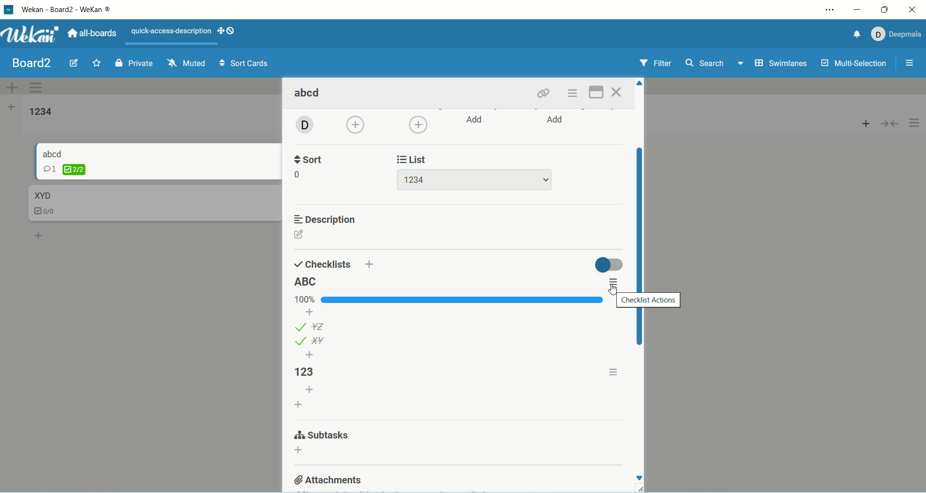 This screenshot has width=926, height=493. Describe the element at coordinates (29, 63) in the screenshot. I see `board title` at that location.